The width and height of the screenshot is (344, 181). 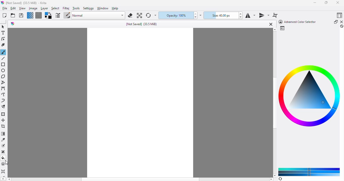 I want to click on image, so click(x=33, y=9).